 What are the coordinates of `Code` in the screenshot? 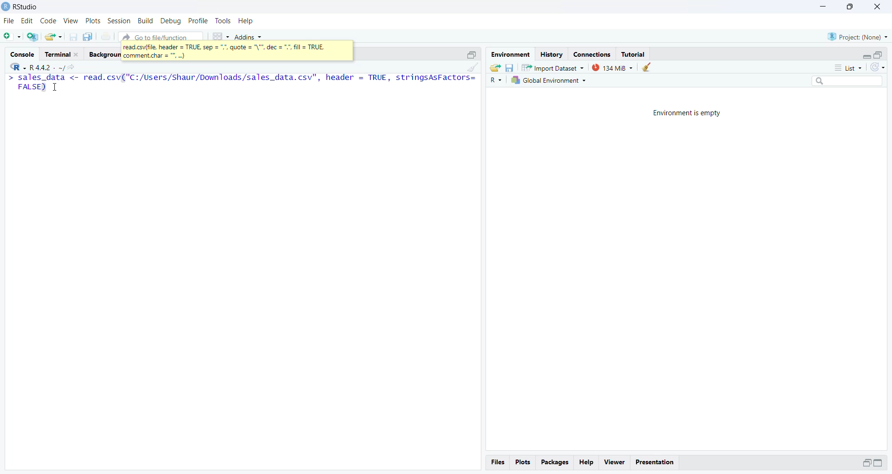 It's located at (49, 22).